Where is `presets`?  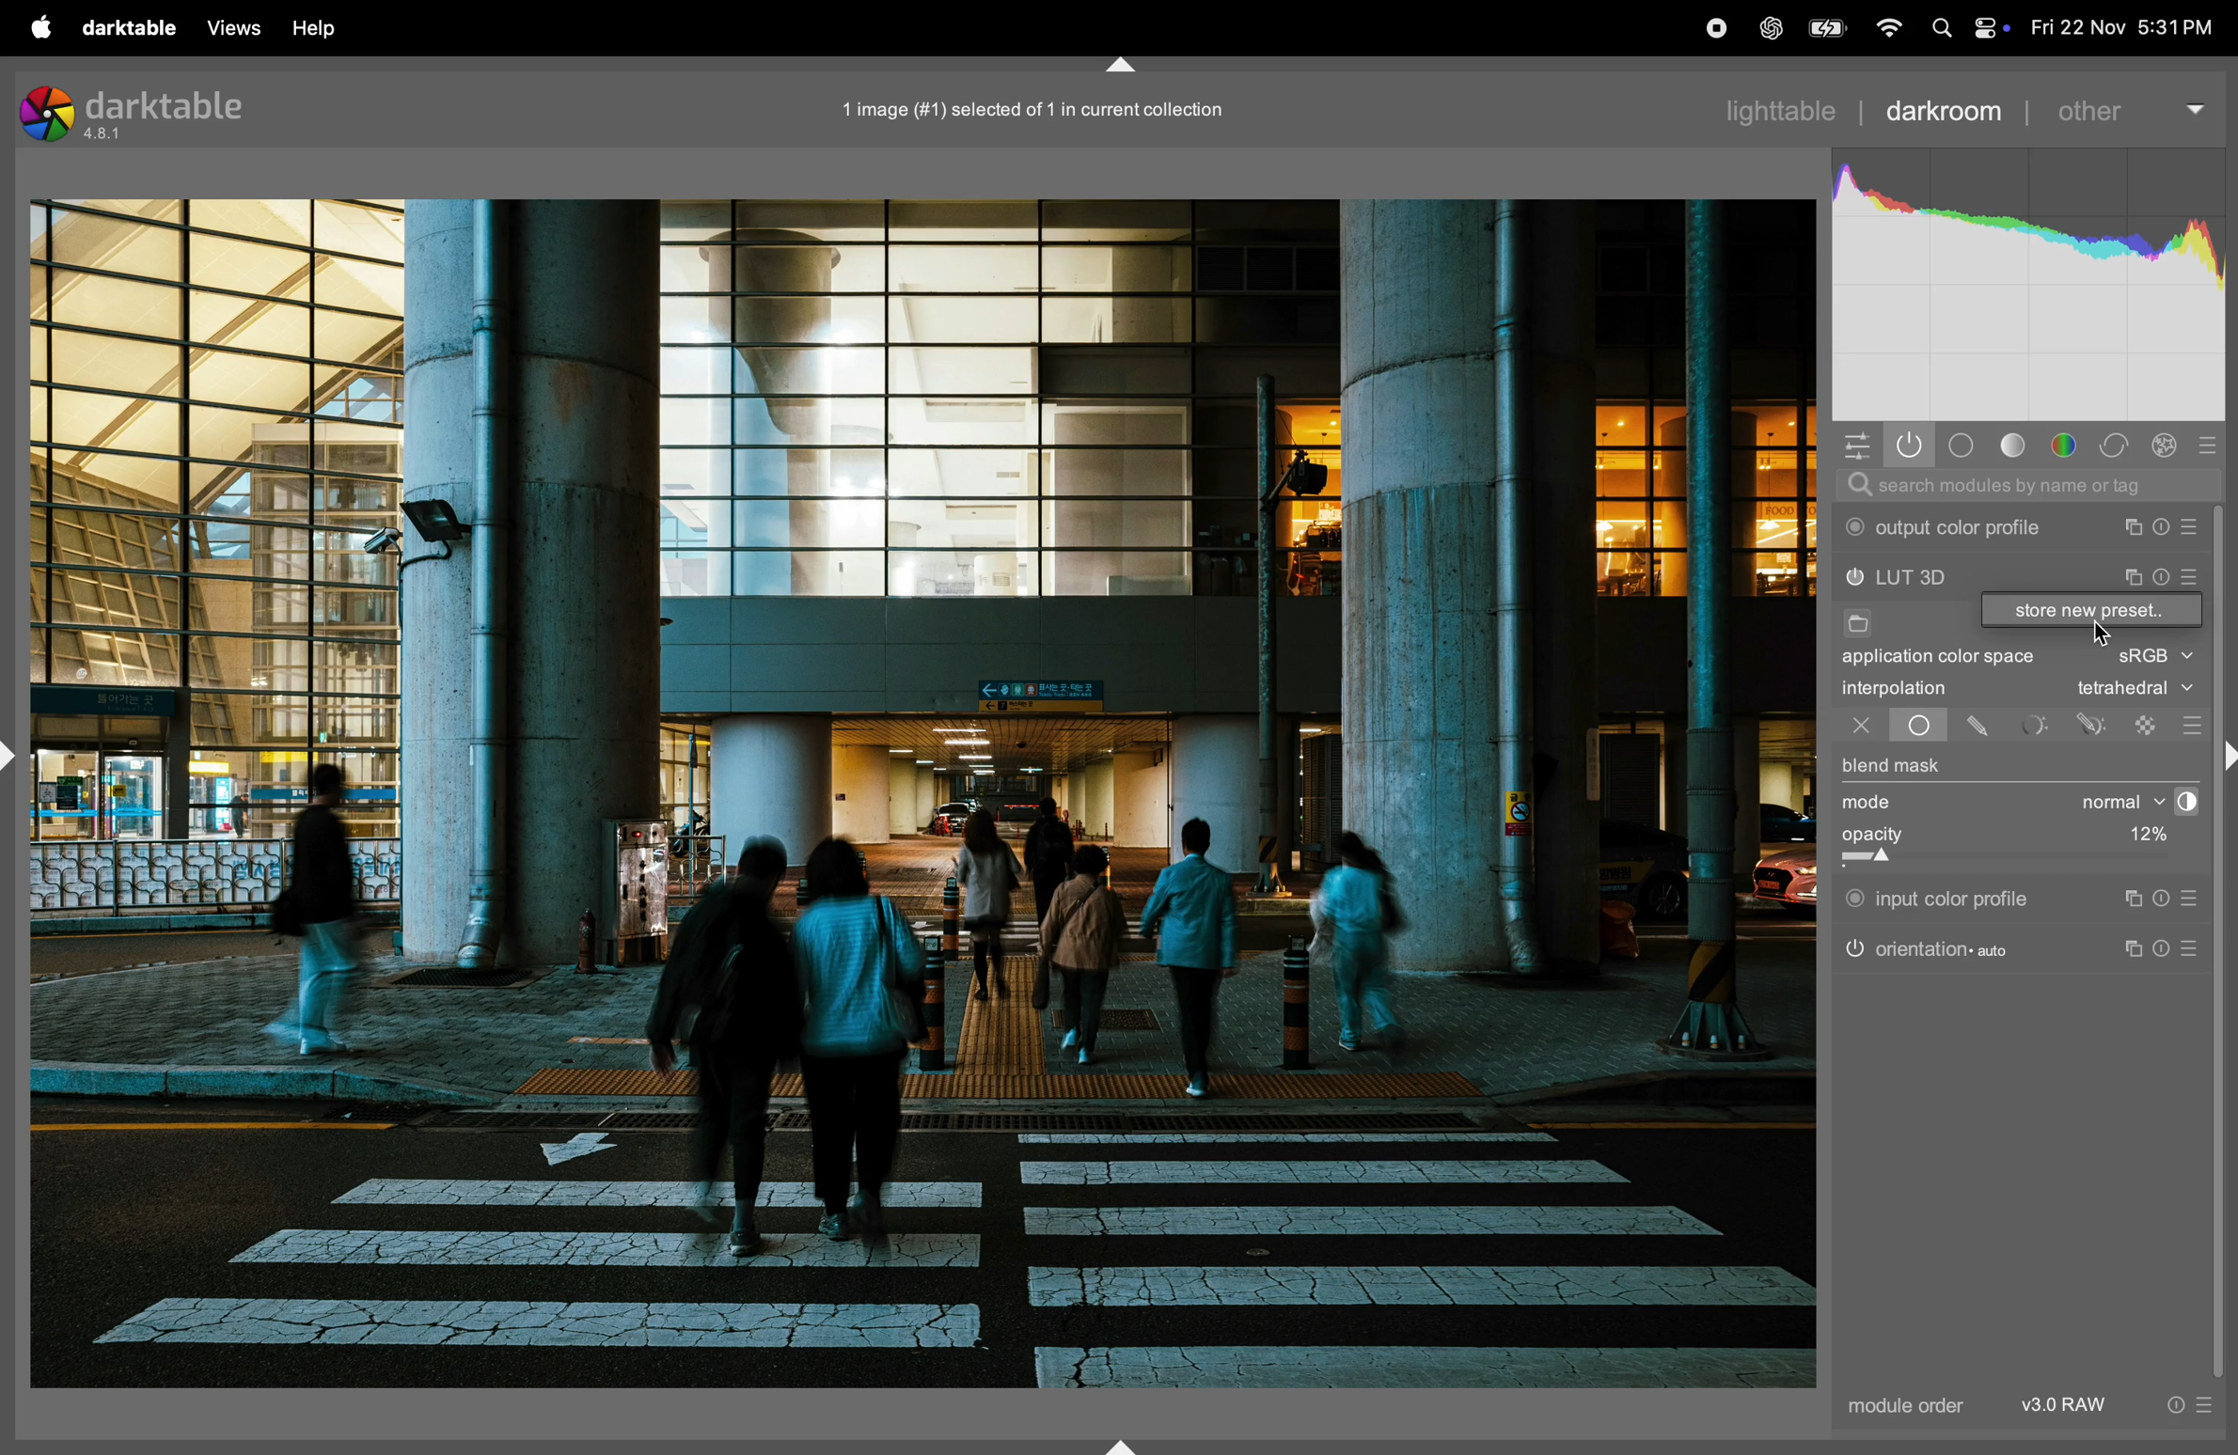 presets is located at coordinates (2196, 949).